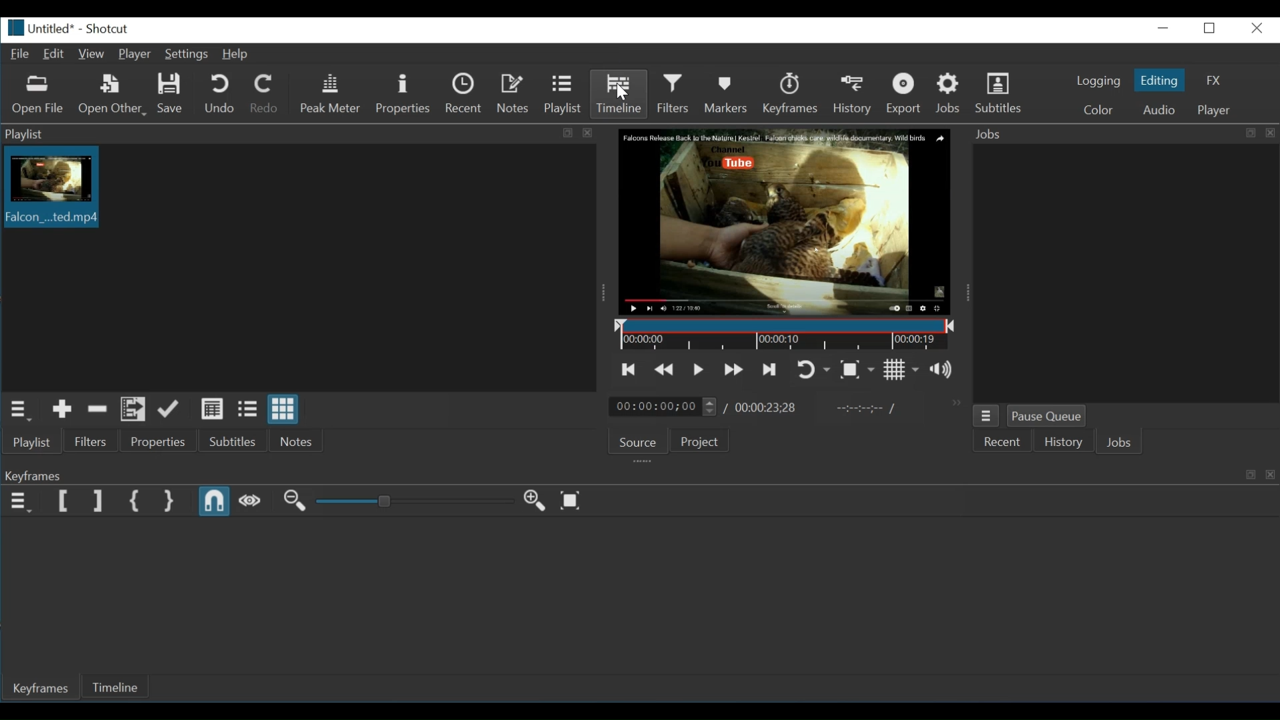  Describe the element at coordinates (909, 93) in the screenshot. I see `Export` at that location.